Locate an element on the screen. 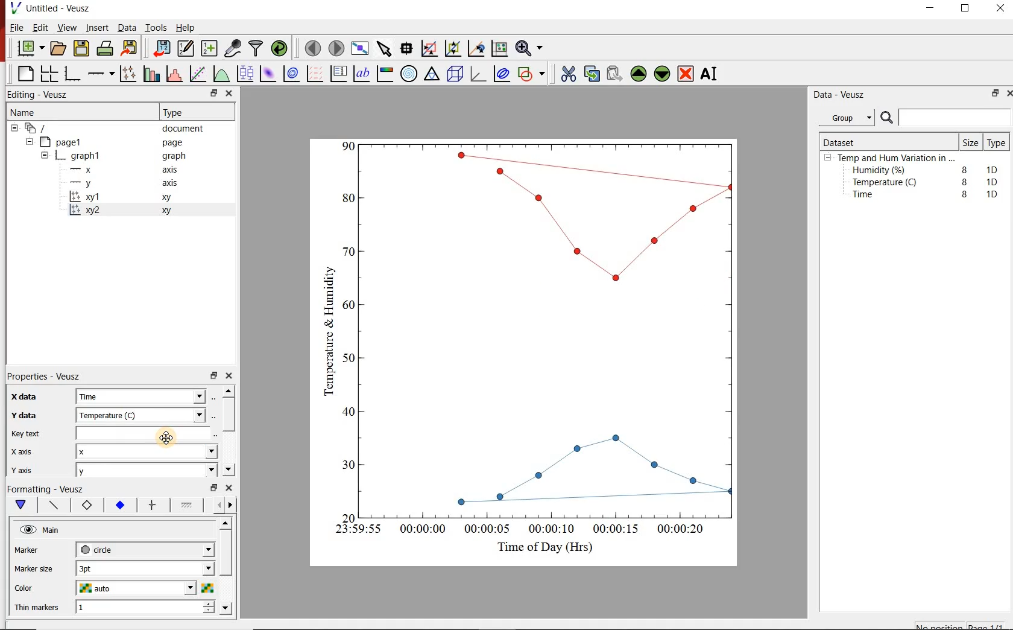  Properties - Veusz is located at coordinates (50, 374).